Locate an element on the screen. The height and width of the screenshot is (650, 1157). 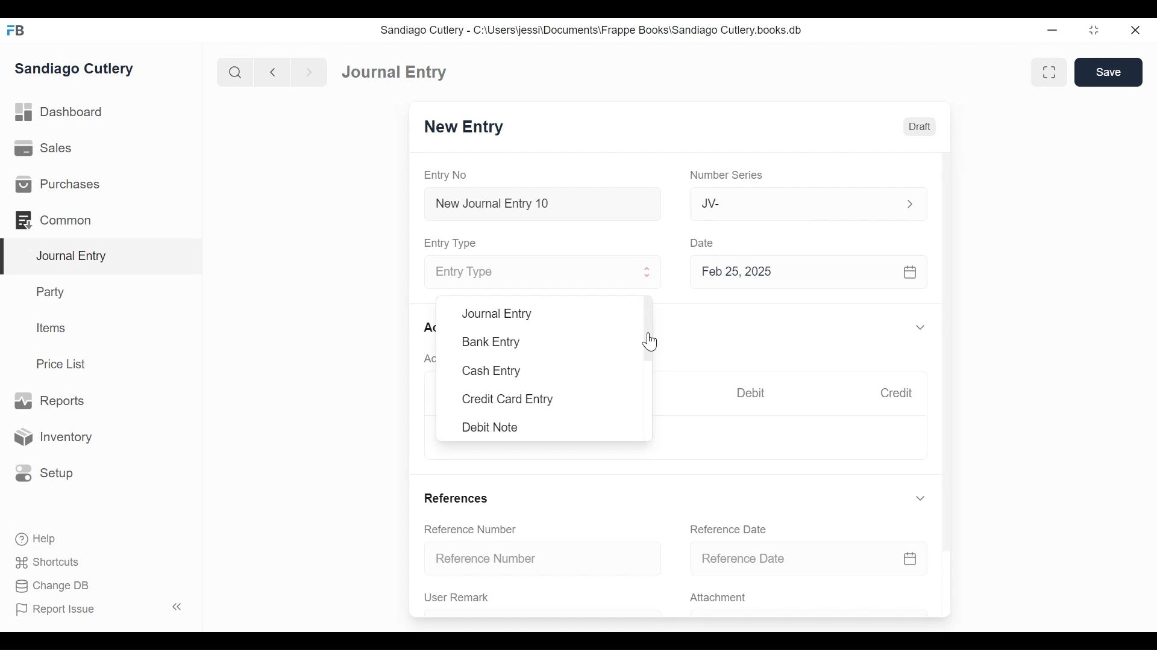
Reference Number is located at coordinates (545, 559).